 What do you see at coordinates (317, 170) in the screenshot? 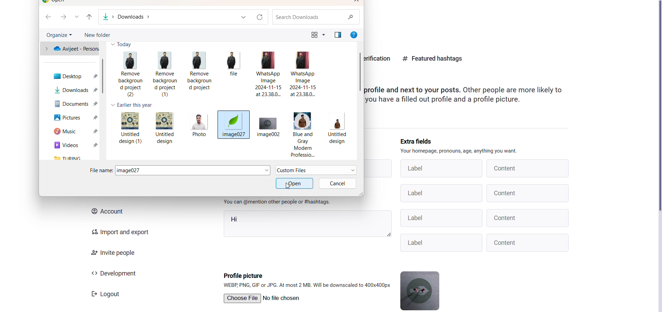
I see `file type` at bounding box center [317, 170].